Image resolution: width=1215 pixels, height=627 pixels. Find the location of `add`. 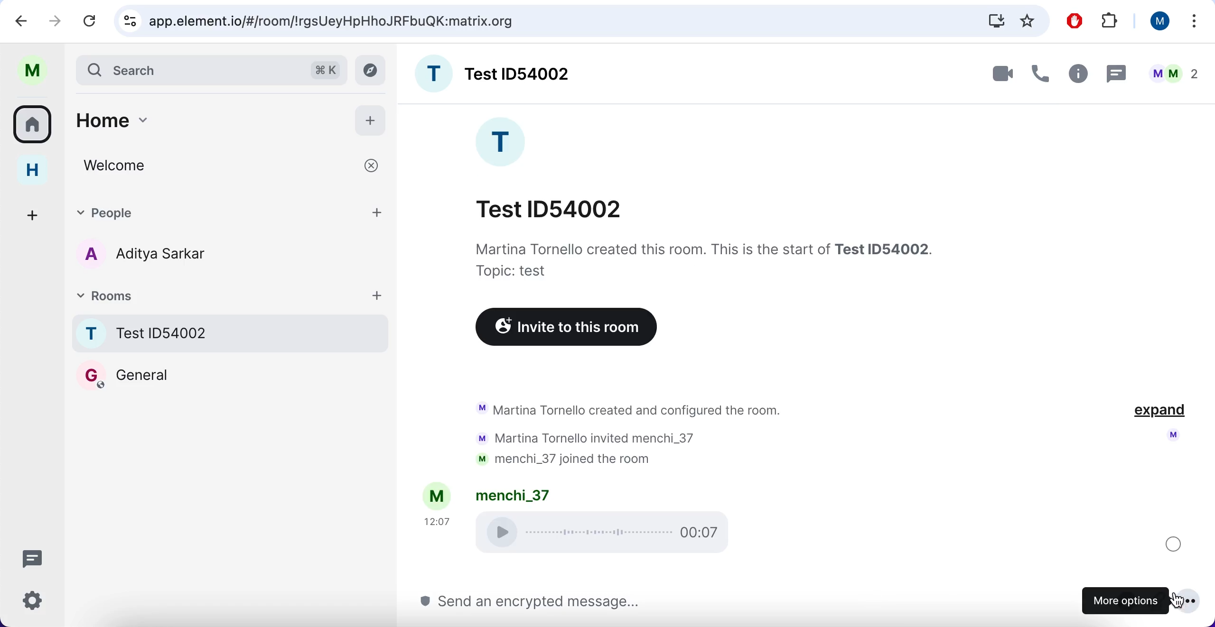

add is located at coordinates (372, 121).